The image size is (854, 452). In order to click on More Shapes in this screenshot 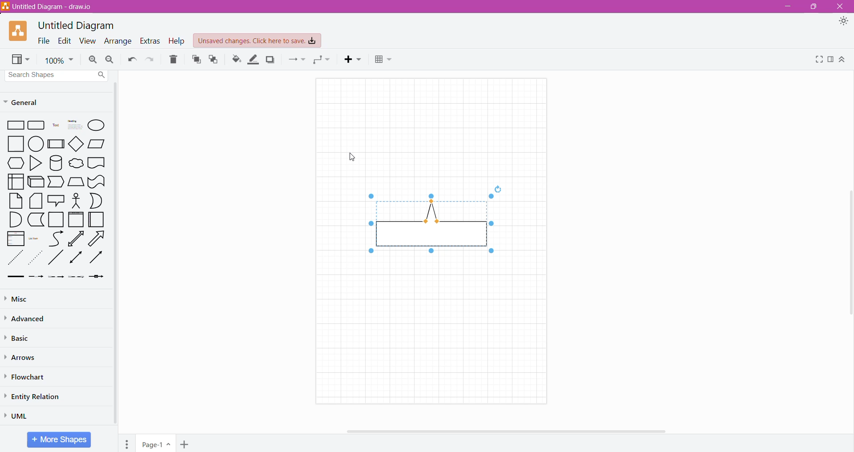, I will do `click(59, 440)`.